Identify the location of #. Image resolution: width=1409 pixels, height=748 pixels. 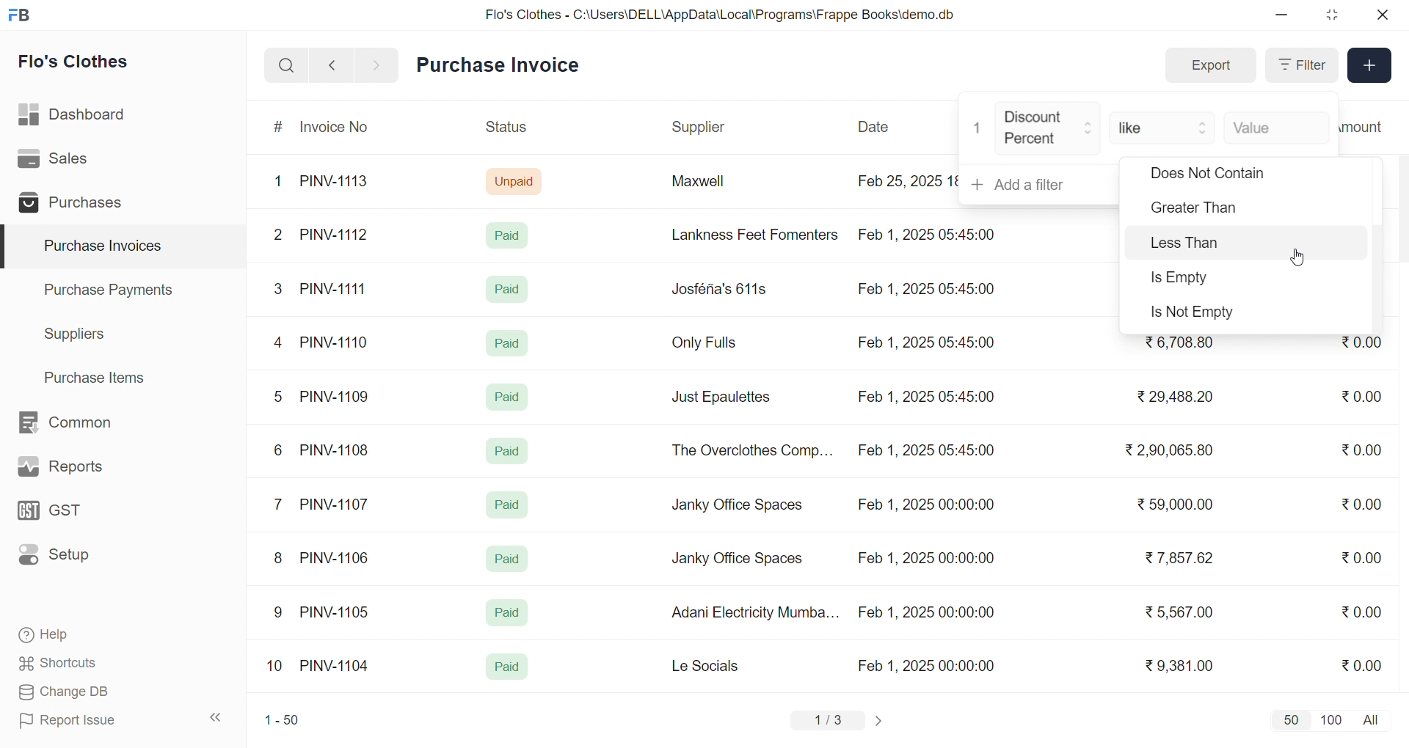
(279, 128).